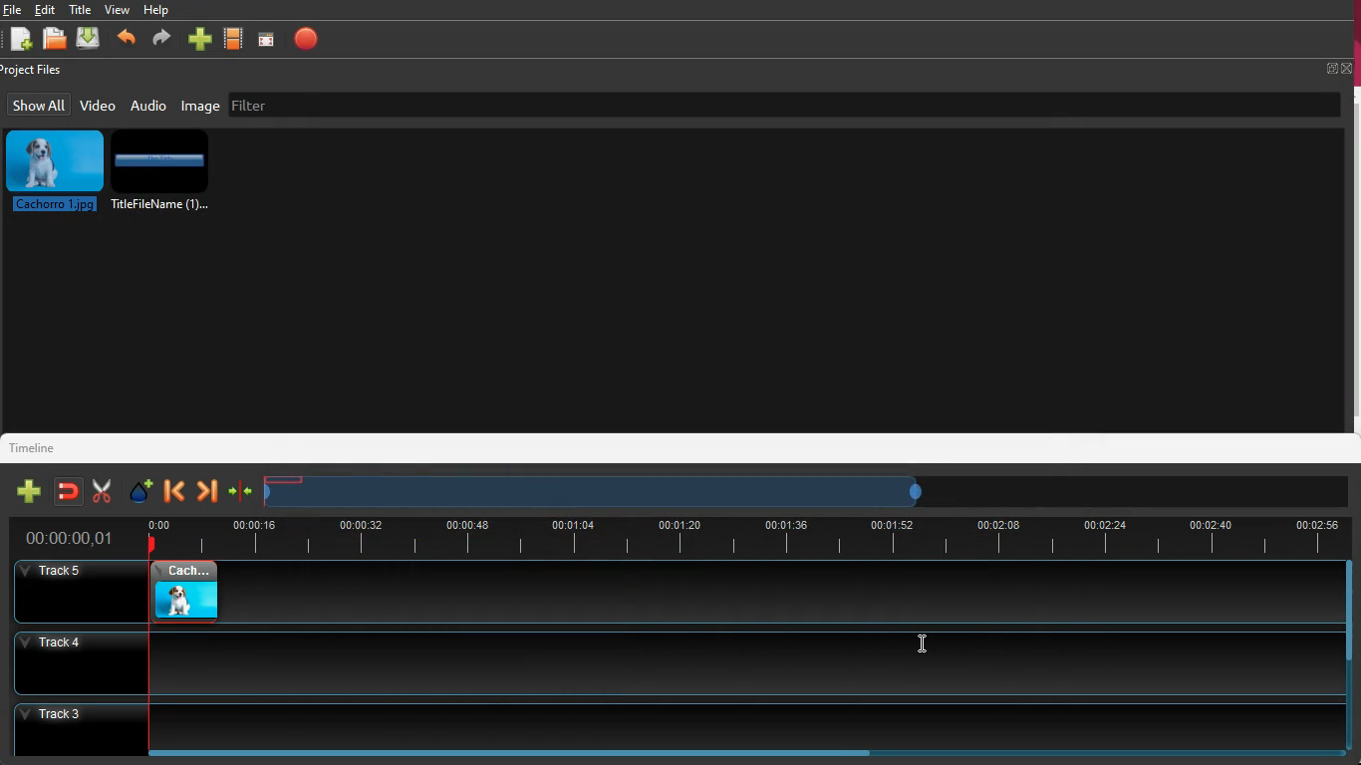 The image size is (1361, 765). Describe the element at coordinates (126, 41) in the screenshot. I see `back` at that location.